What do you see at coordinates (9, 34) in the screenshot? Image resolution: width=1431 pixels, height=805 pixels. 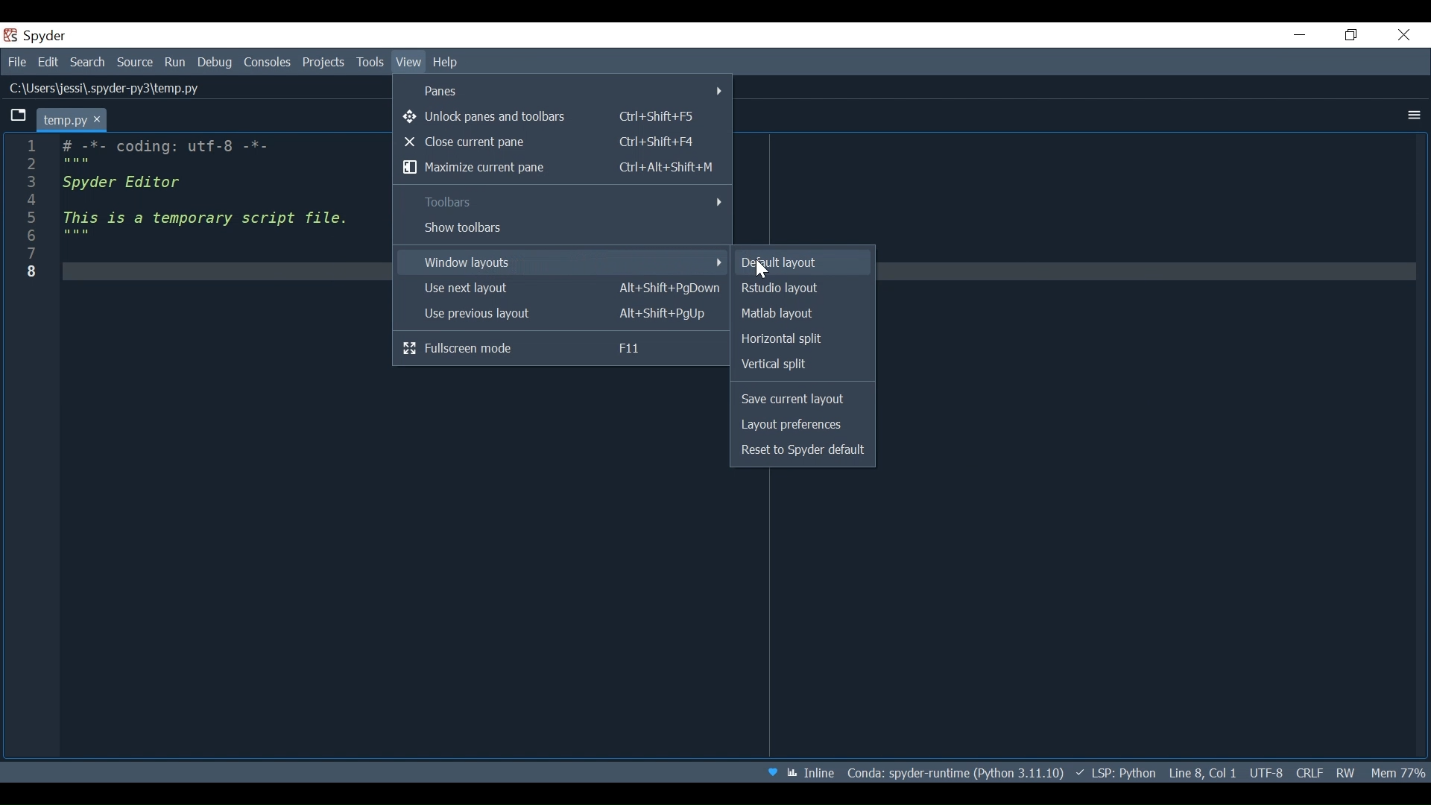 I see `Spyder Desktop Icon` at bounding box center [9, 34].